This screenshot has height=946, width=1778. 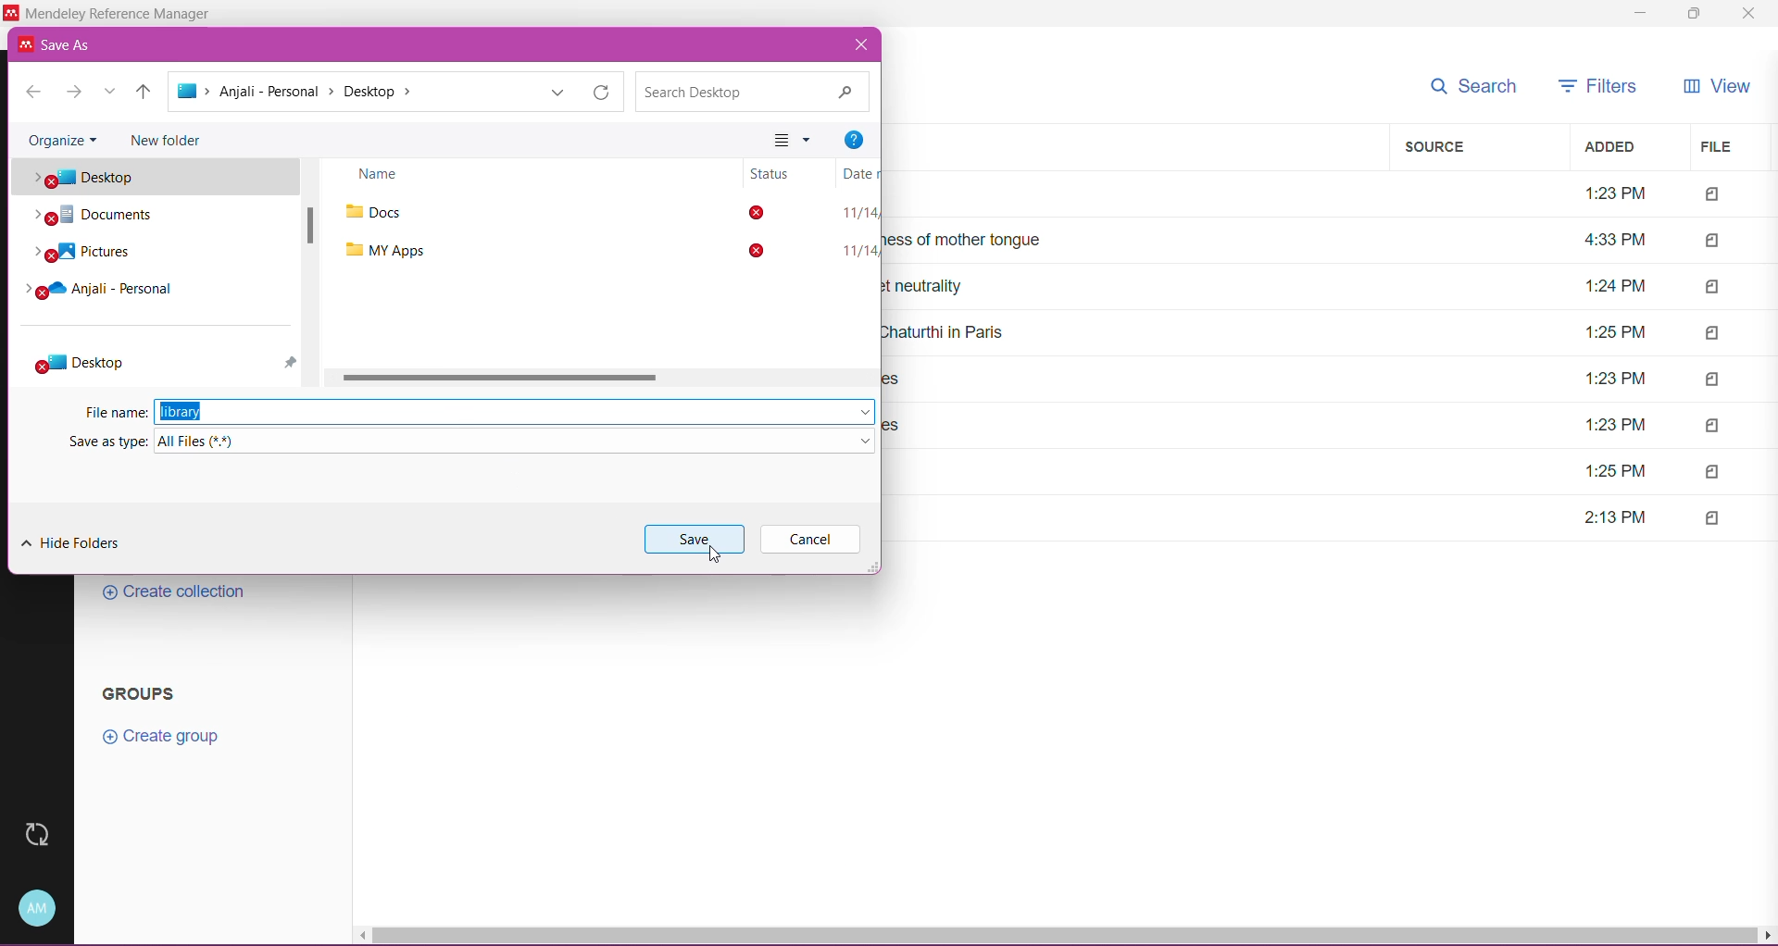 What do you see at coordinates (74, 92) in the screenshot?
I see `Go to next page` at bounding box center [74, 92].